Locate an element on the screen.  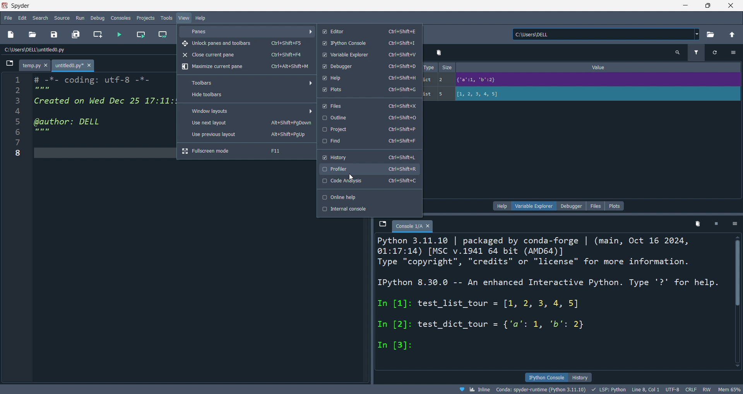
history is located at coordinates (371, 157).